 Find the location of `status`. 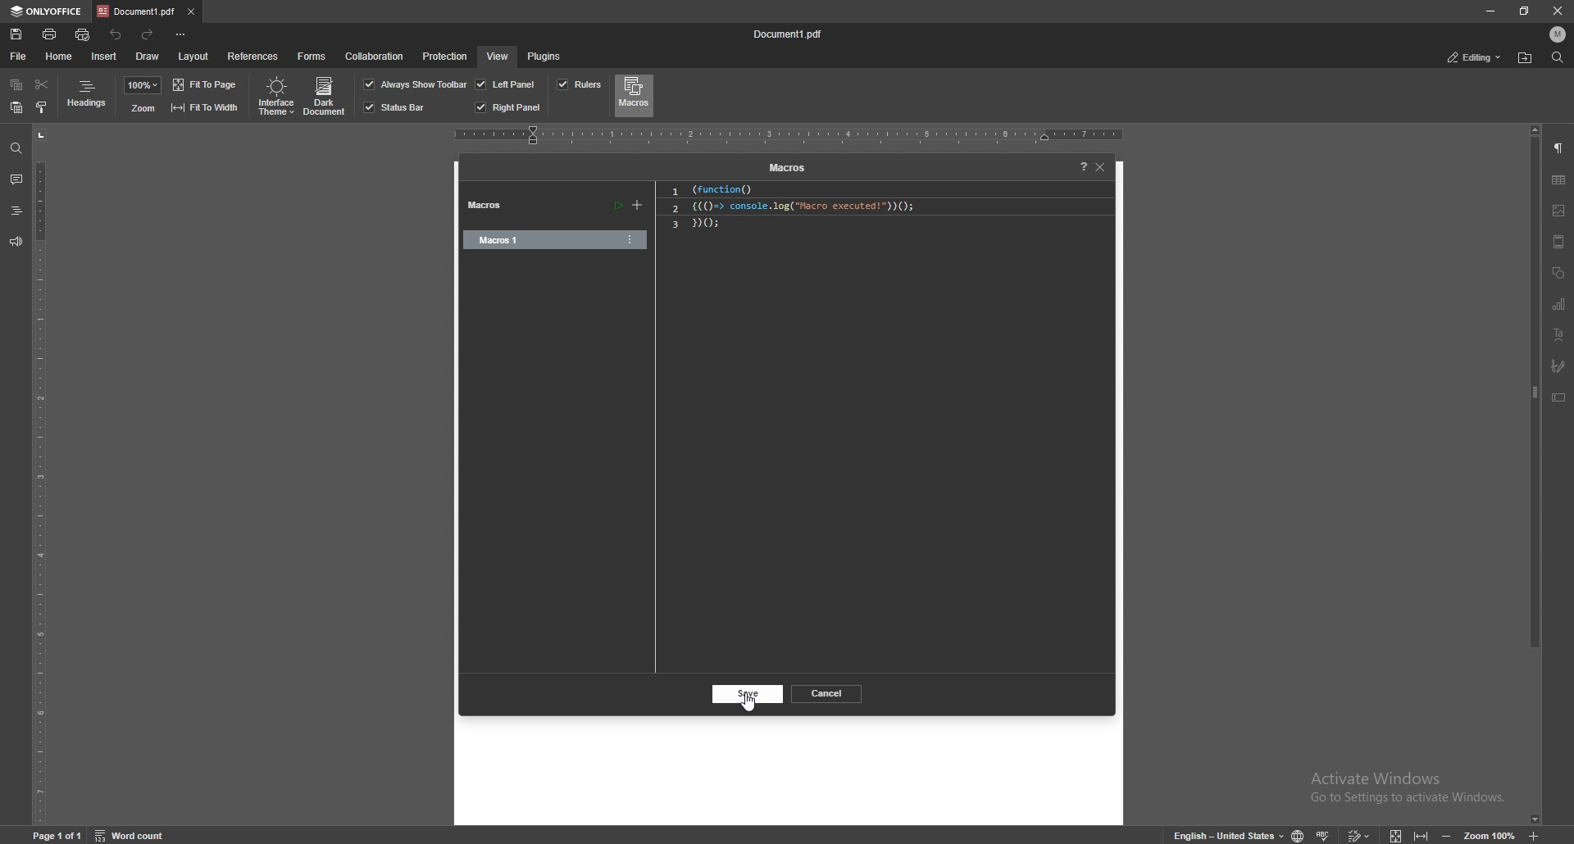

status is located at coordinates (1475, 57).